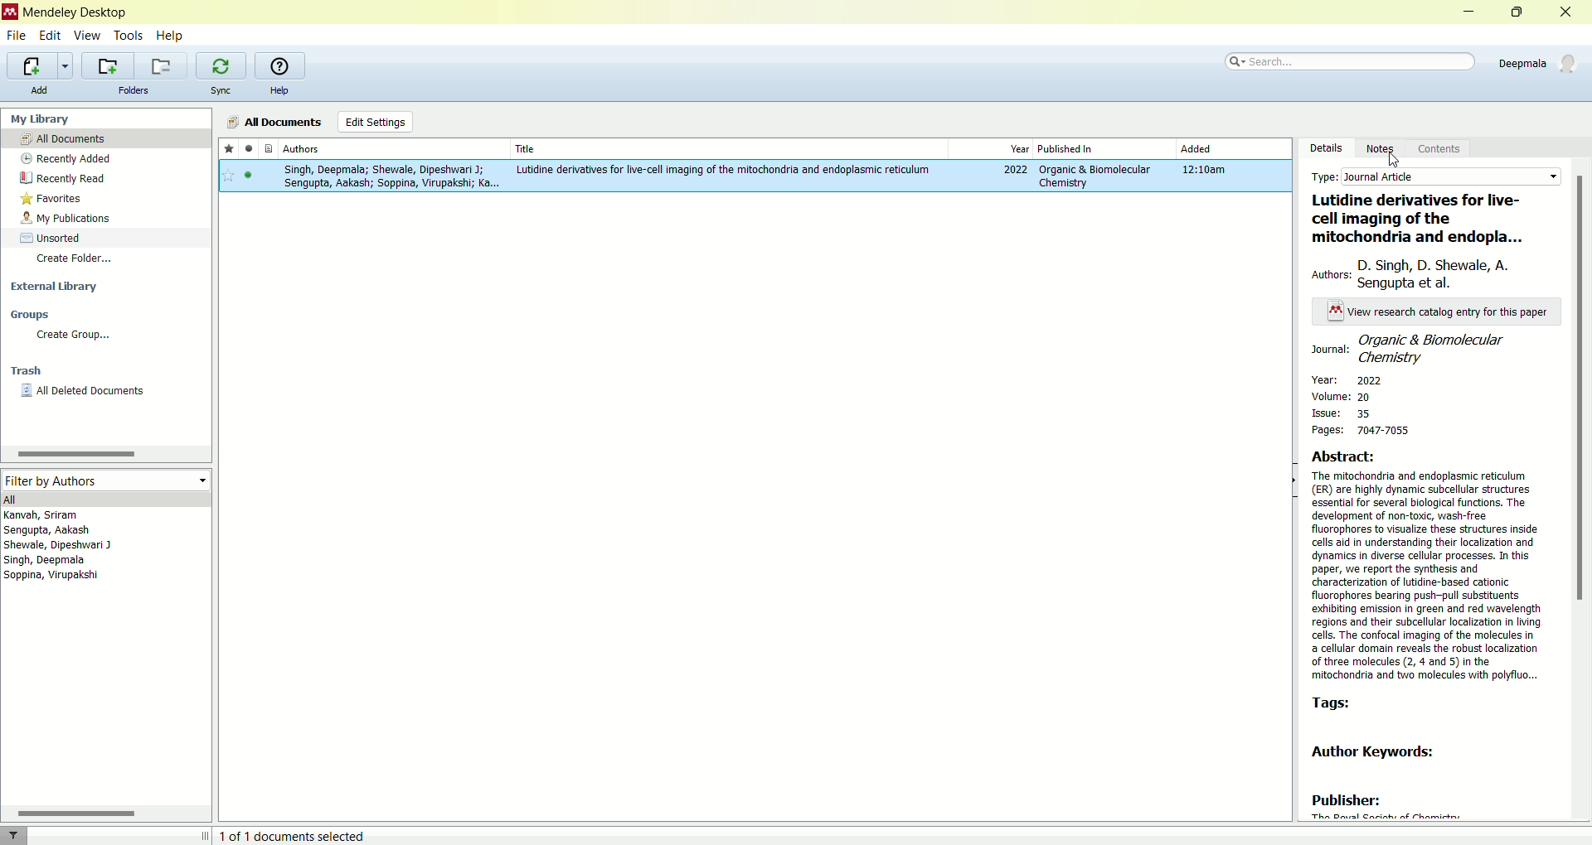  I want to click on create group, so click(105, 334).